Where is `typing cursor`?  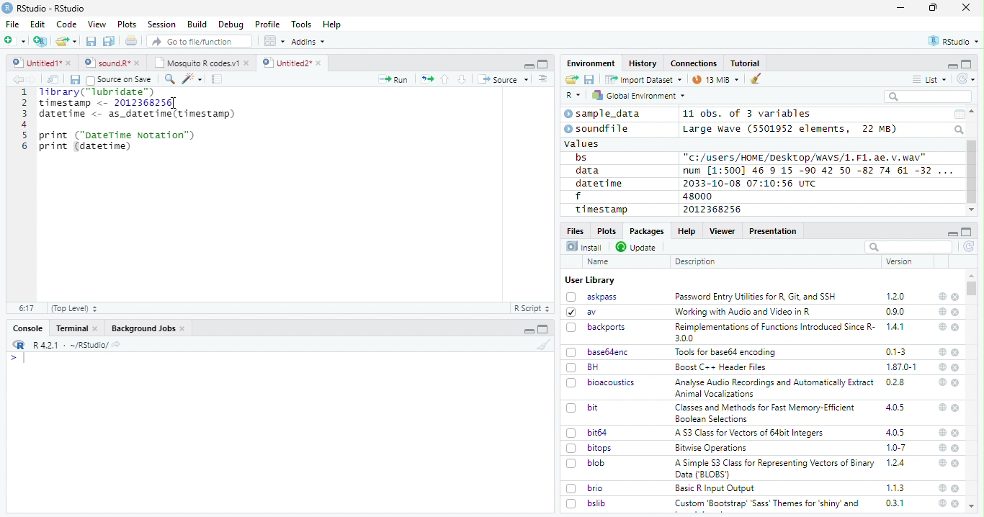
typing cursor is located at coordinates (17, 358).